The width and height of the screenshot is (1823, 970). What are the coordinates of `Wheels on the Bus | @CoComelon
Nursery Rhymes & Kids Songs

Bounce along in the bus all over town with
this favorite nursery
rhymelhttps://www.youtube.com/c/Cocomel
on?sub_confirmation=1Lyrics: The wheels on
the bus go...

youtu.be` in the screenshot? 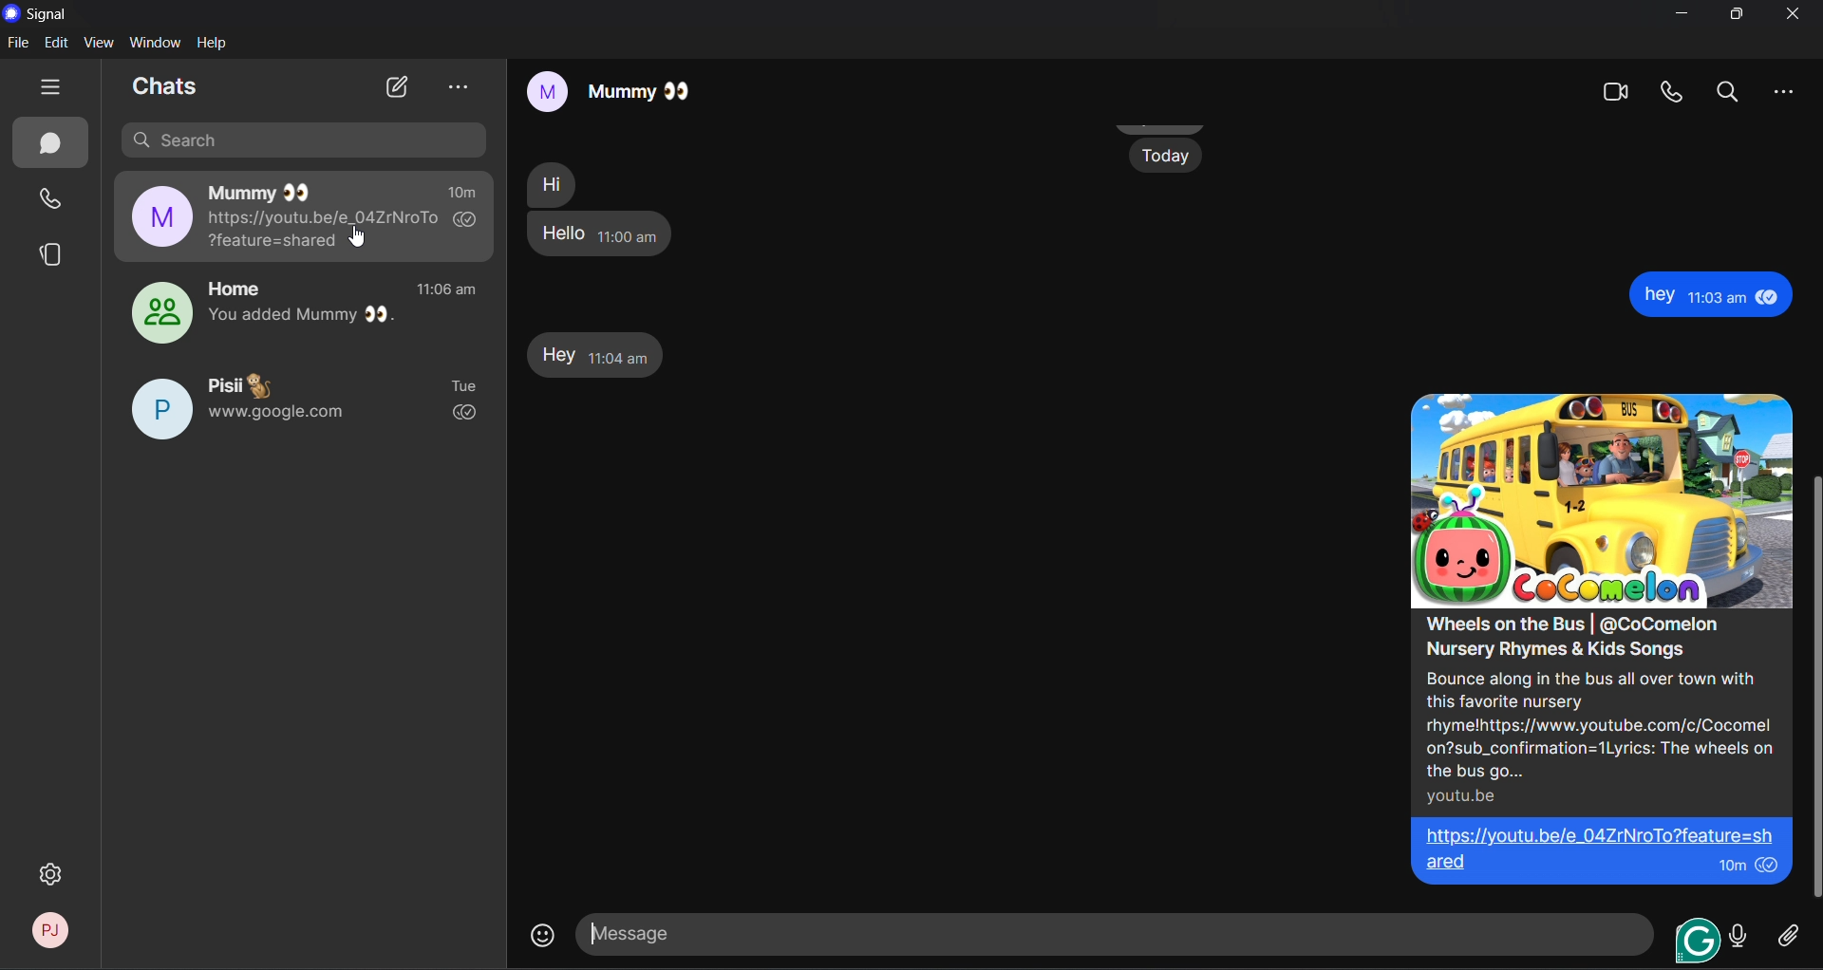 It's located at (1590, 712).